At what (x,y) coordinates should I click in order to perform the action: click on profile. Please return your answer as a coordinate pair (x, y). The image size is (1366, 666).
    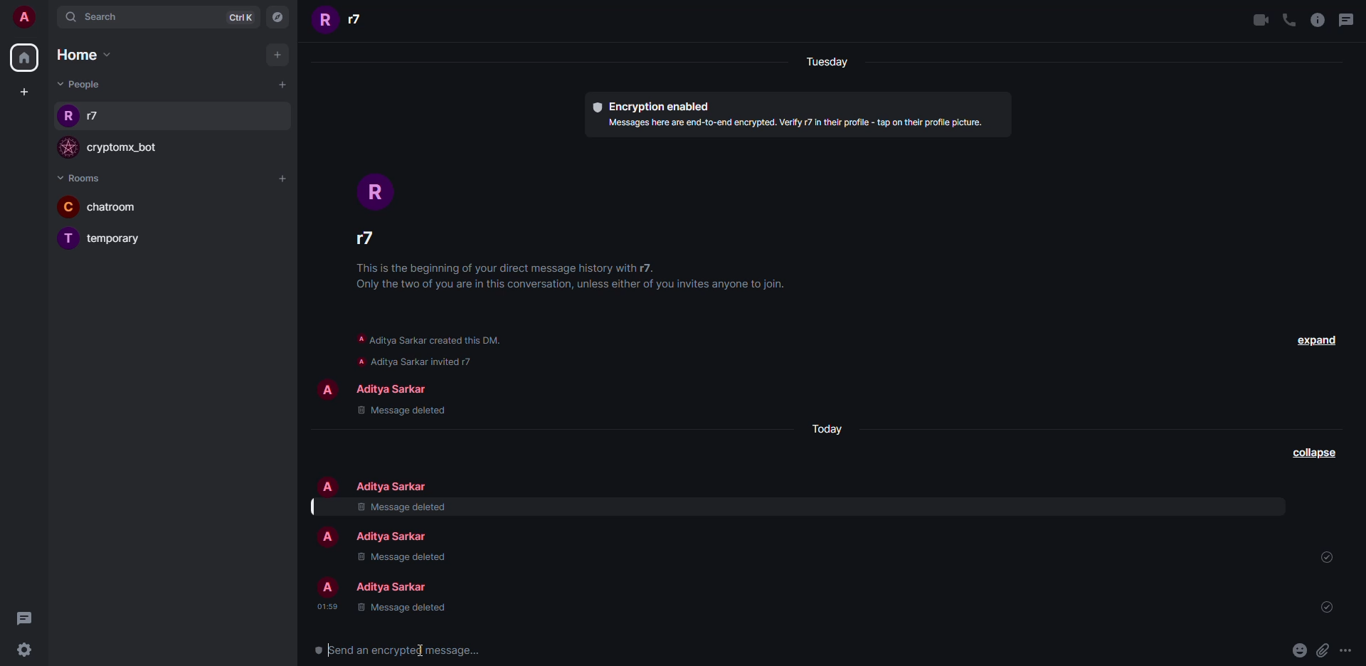
    Looking at the image, I should click on (67, 115).